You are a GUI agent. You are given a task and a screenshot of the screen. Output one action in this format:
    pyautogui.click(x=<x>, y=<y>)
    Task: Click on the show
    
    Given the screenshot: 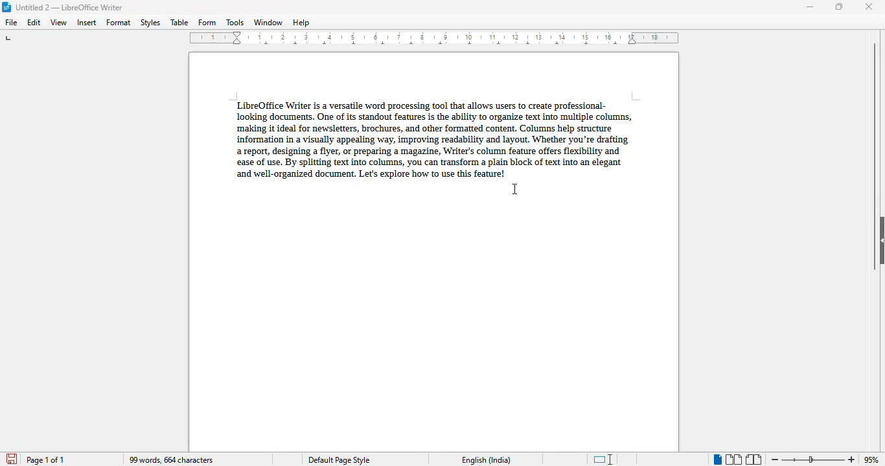 What is the action you would take?
    pyautogui.click(x=879, y=240)
    